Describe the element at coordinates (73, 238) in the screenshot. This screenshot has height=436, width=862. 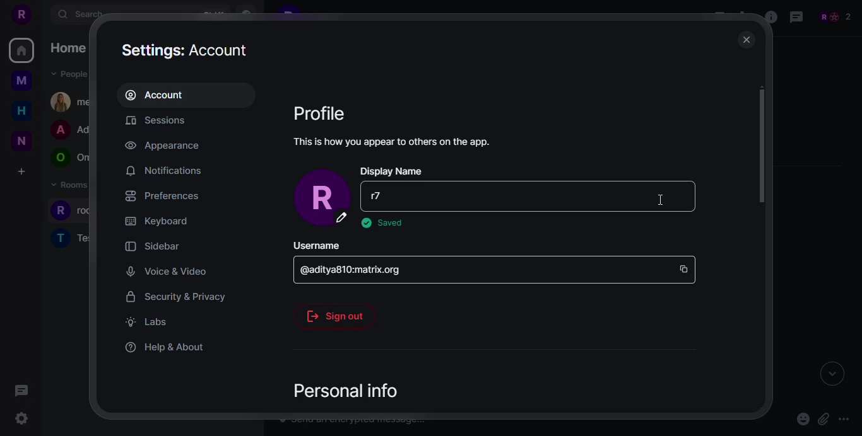
I see `rooms` at that location.